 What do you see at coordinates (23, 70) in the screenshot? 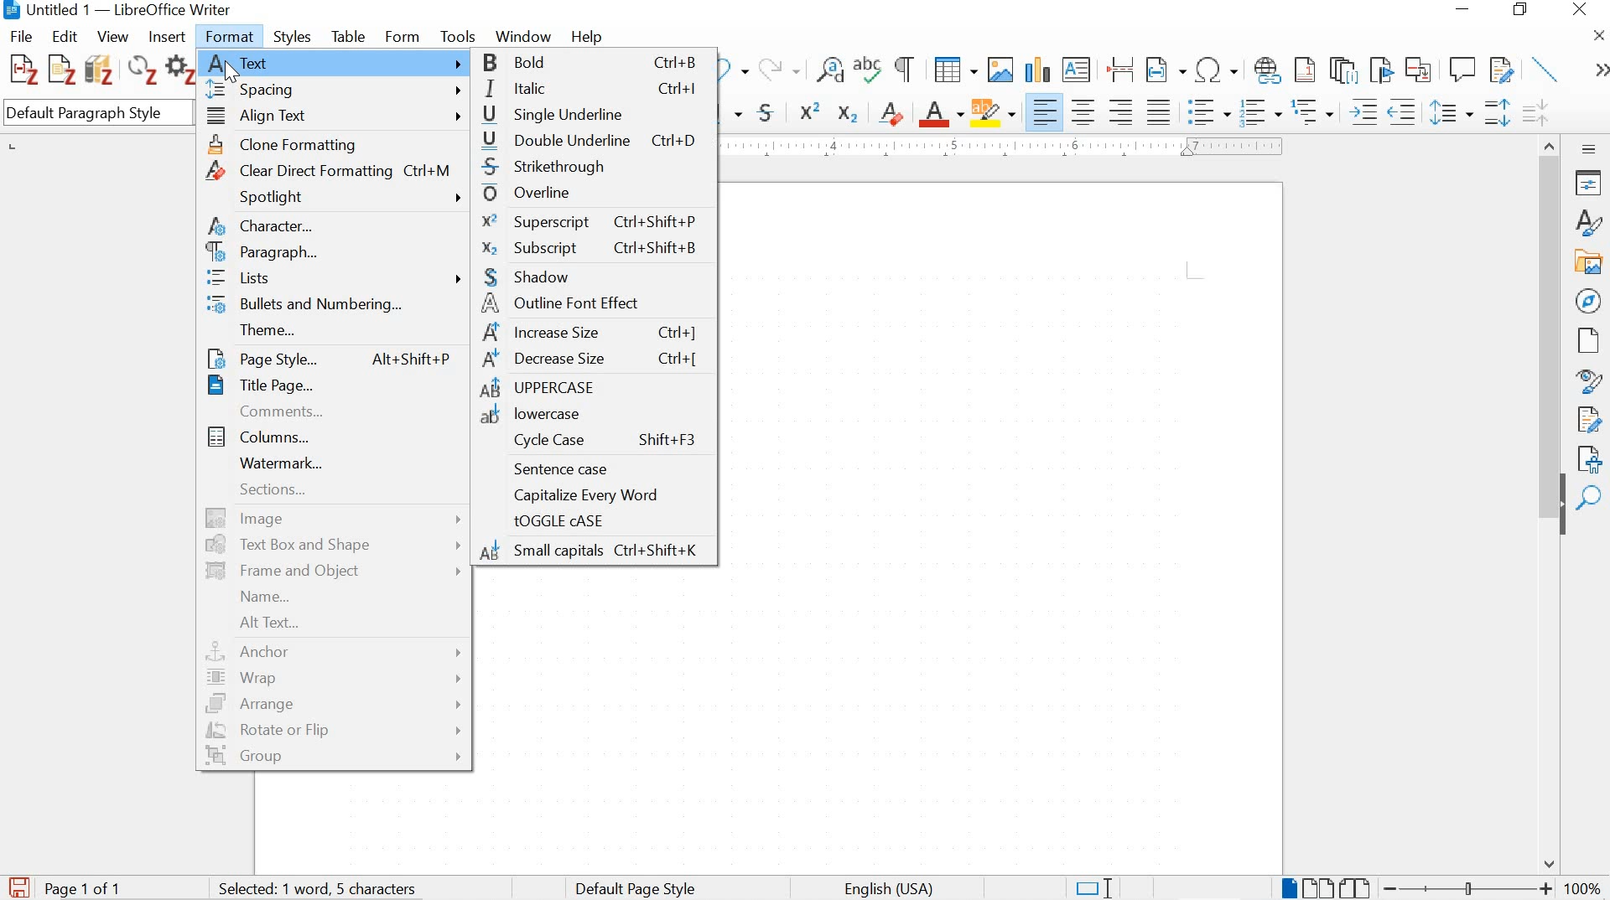
I see `add/edit citation` at bounding box center [23, 70].